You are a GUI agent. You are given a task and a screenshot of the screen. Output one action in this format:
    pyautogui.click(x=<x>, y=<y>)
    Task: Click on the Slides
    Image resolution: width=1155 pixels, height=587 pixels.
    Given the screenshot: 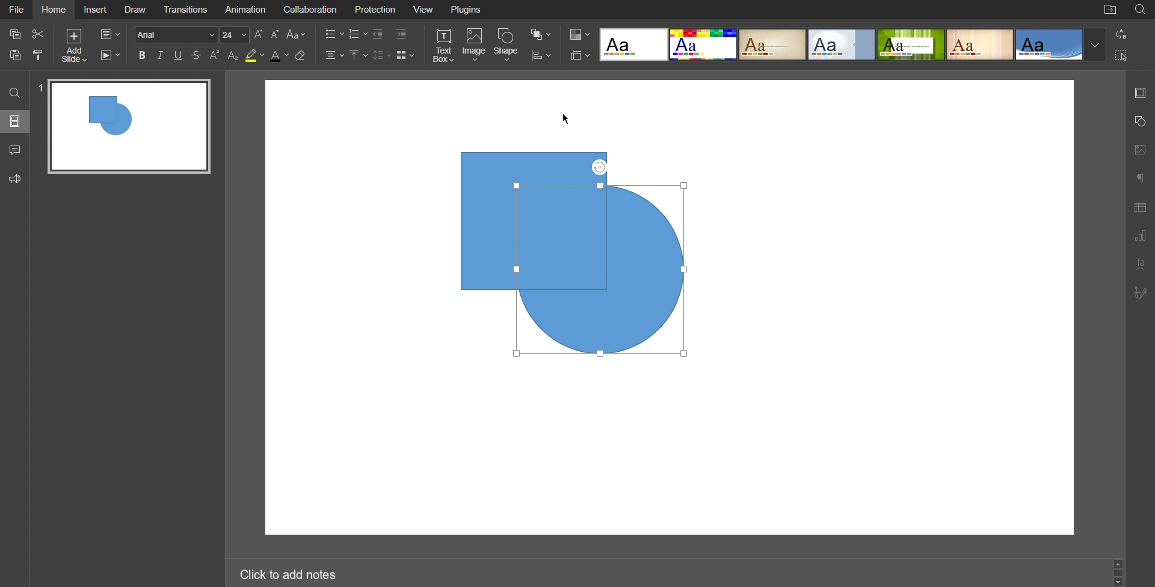 What is the action you would take?
    pyautogui.click(x=14, y=120)
    